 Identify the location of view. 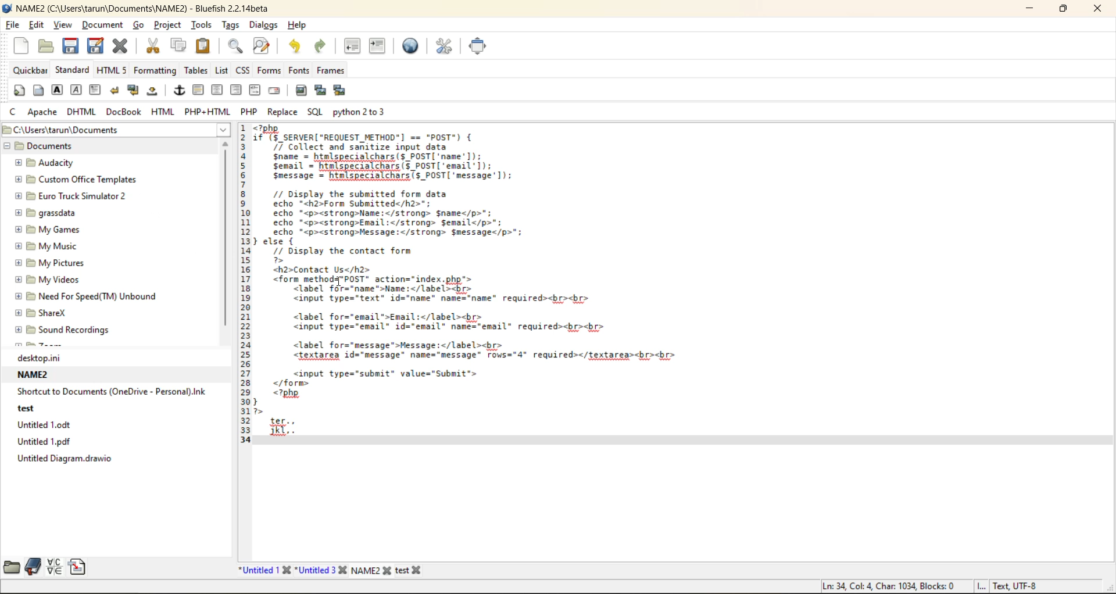
(63, 24).